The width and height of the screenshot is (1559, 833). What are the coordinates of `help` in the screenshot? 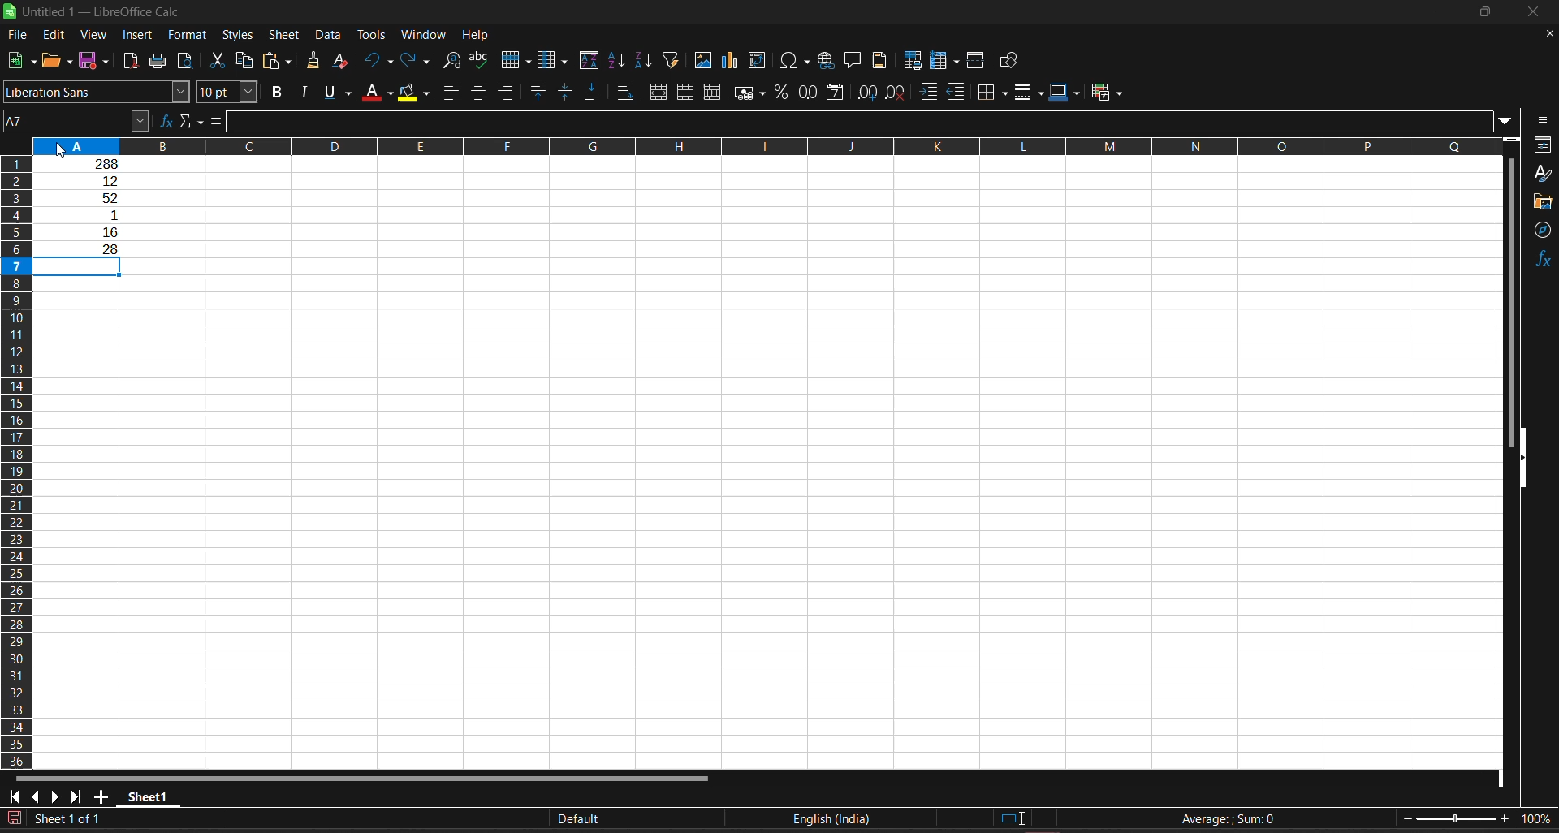 It's located at (475, 35).